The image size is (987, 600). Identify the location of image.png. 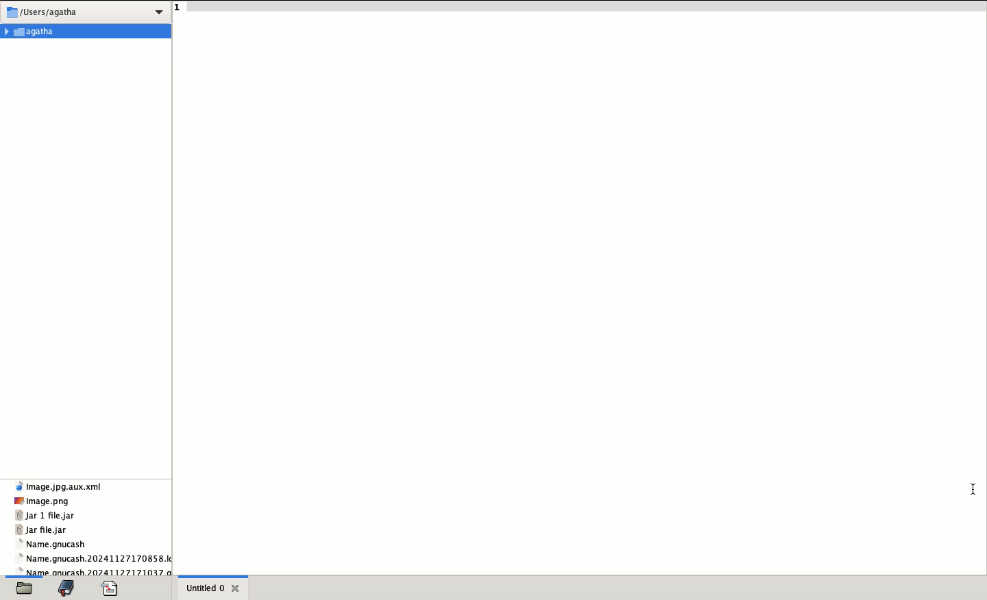
(42, 501).